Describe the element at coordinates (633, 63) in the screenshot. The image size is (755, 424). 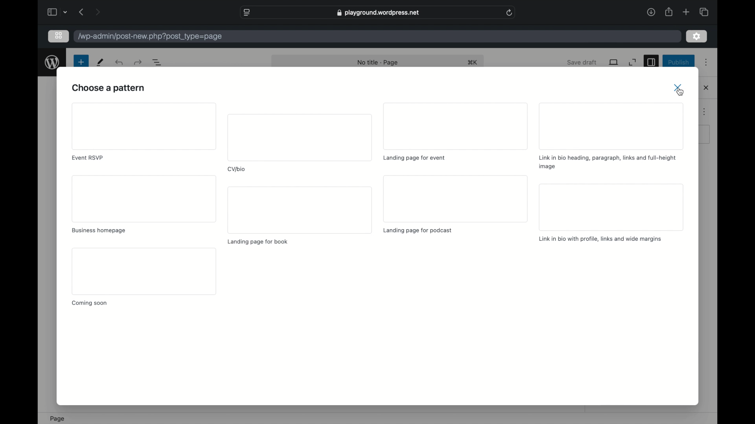
I see `expand` at that location.